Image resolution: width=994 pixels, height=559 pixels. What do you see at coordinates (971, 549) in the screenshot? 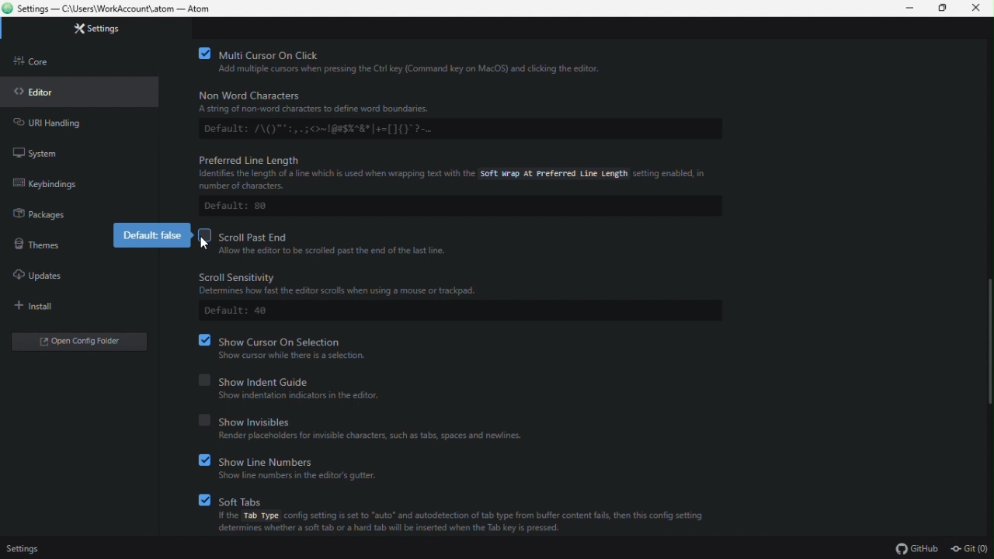
I see `git` at bounding box center [971, 549].